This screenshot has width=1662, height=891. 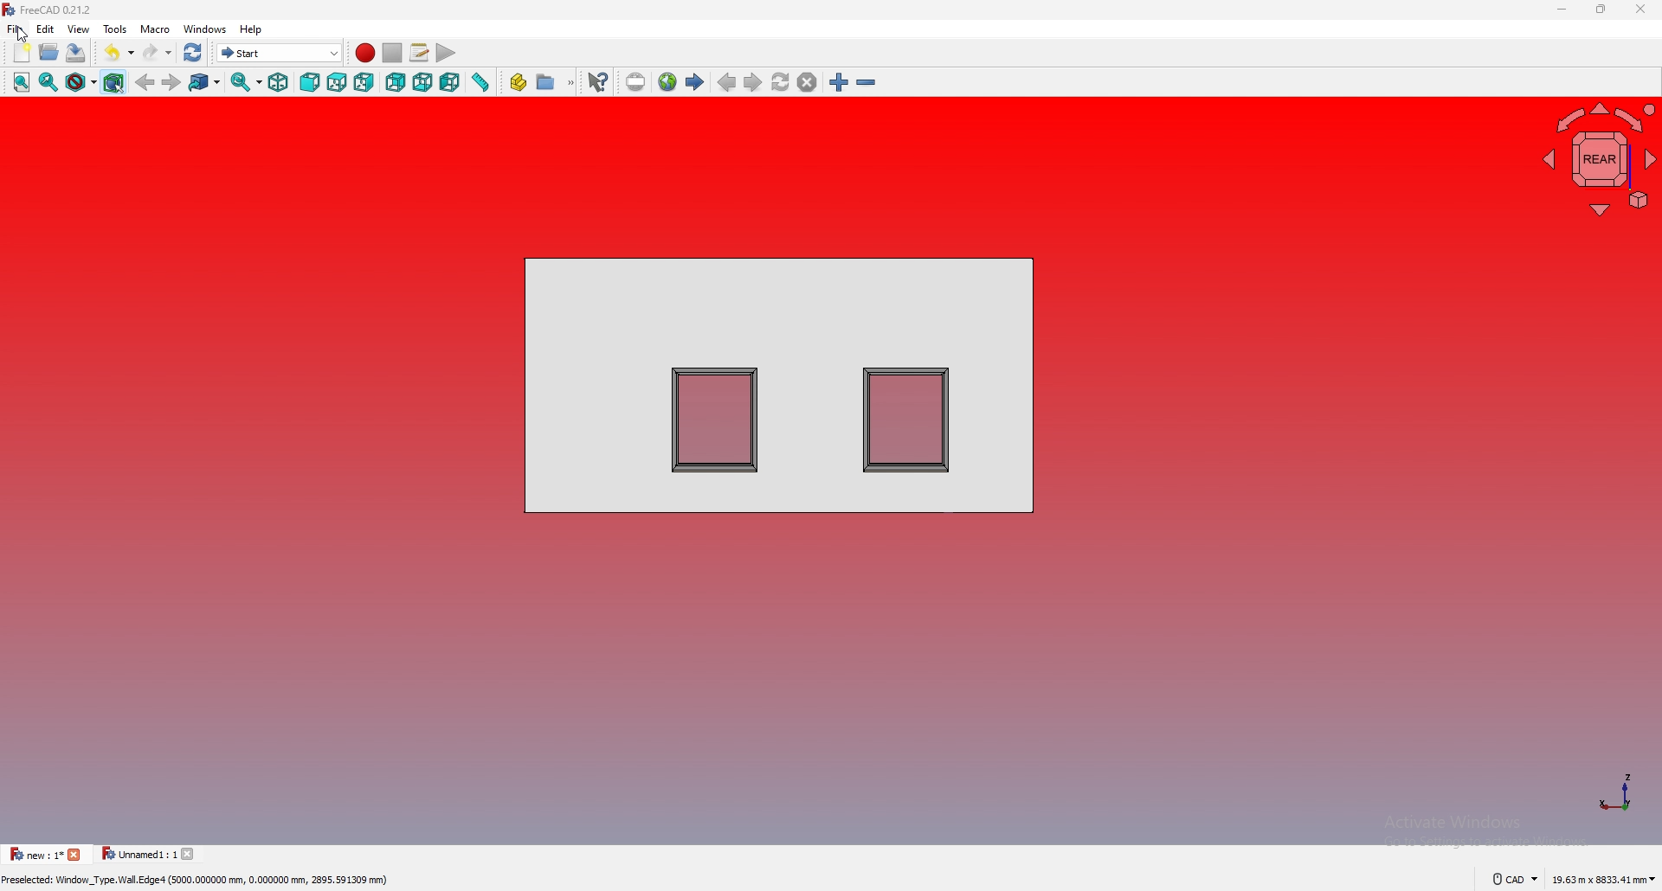 I want to click on tab 2, so click(x=145, y=854).